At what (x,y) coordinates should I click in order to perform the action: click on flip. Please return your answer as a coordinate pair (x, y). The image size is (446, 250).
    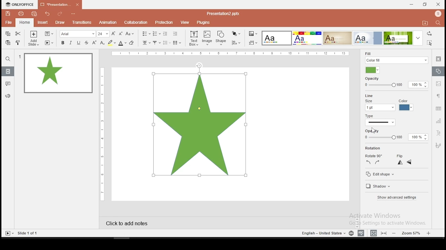
    Looking at the image, I should click on (401, 156).